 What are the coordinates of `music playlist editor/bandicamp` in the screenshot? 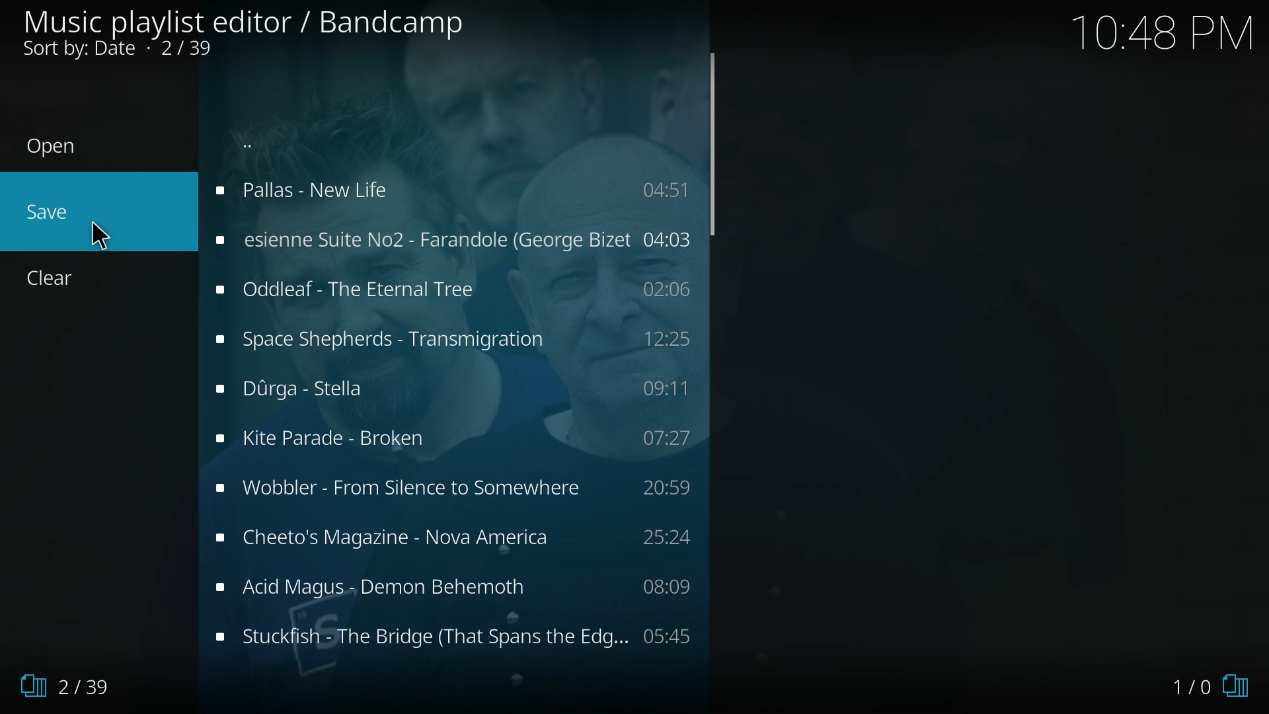 It's located at (247, 32).